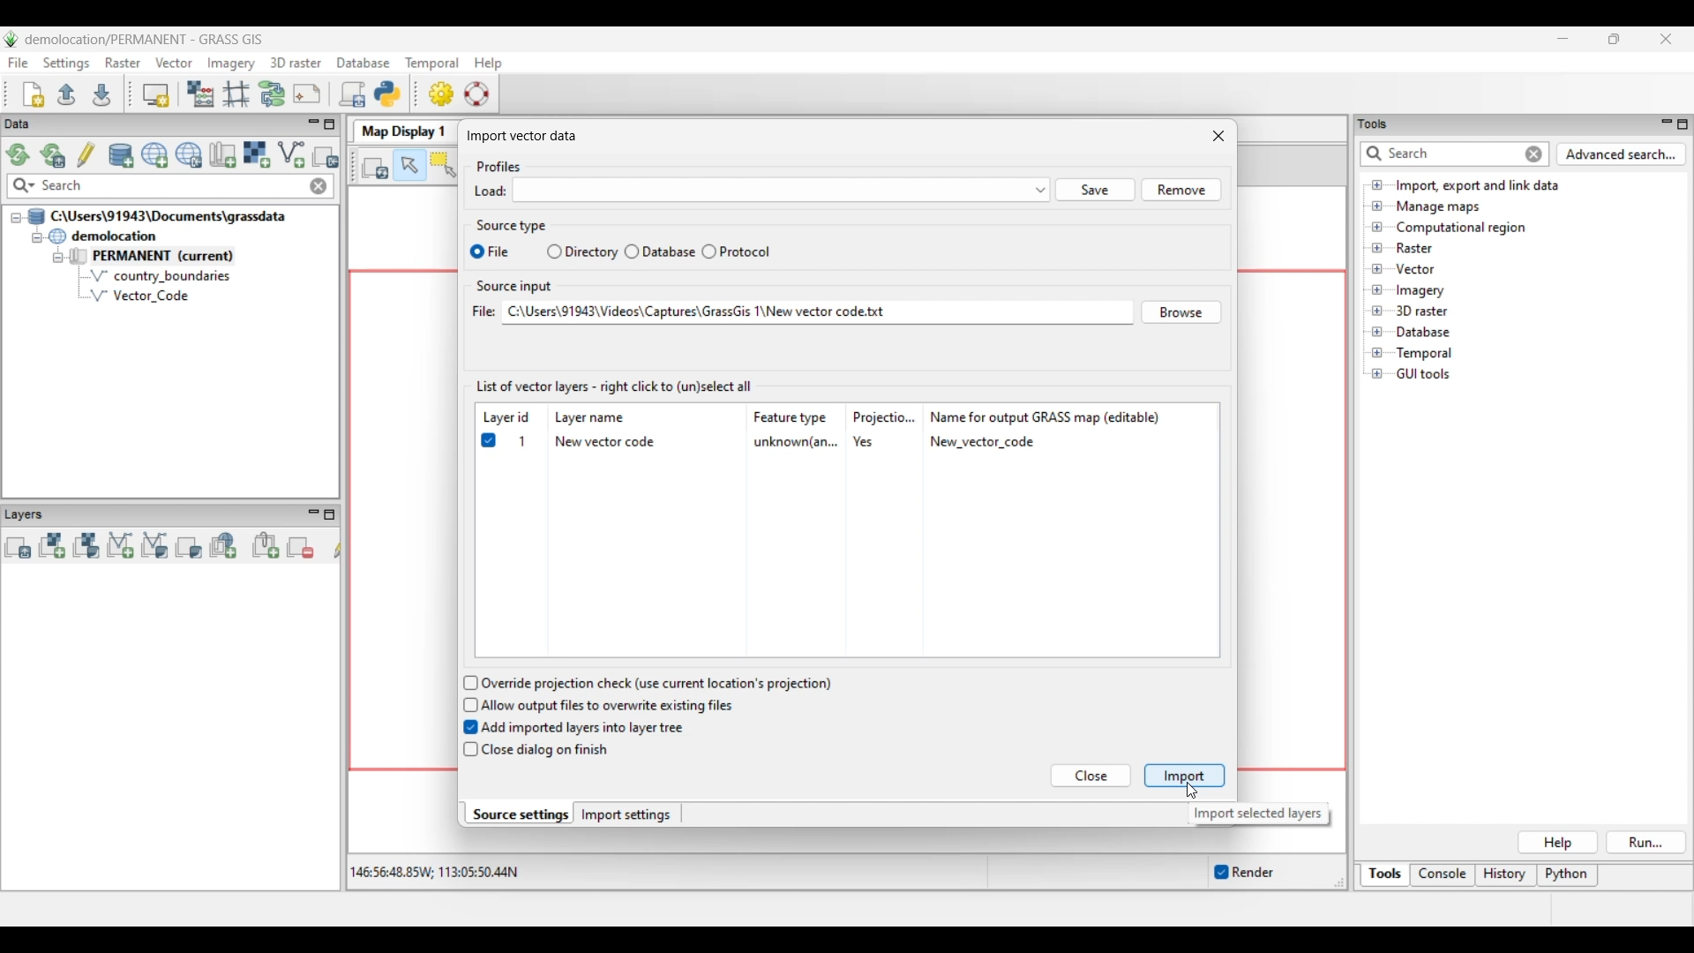 The image size is (1694, 953). What do you see at coordinates (1207, 136) in the screenshot?
I see `close` at bounding box center [1207, 136].